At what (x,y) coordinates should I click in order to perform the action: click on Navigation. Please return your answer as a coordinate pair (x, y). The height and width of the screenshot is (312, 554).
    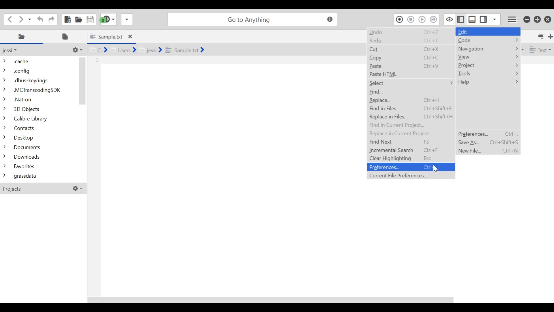
    Looking at the image, I should click on (488, 49).